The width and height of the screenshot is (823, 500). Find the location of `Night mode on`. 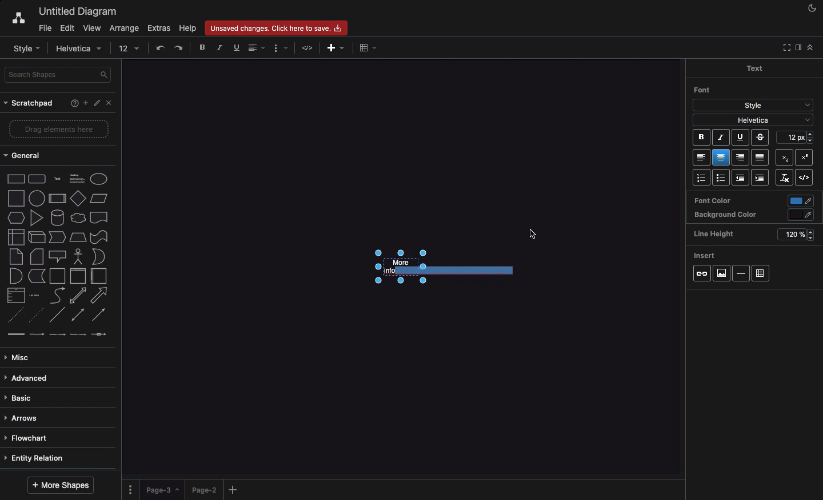

Night mode on is located at coordinates (811, 9).